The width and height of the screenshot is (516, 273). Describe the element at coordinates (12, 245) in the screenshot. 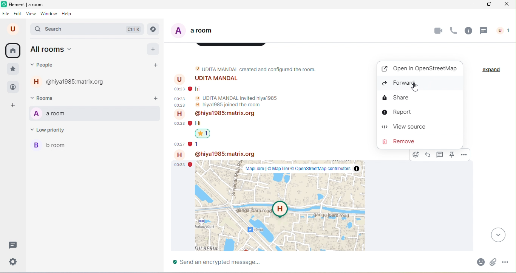

I see `threads` at that location.